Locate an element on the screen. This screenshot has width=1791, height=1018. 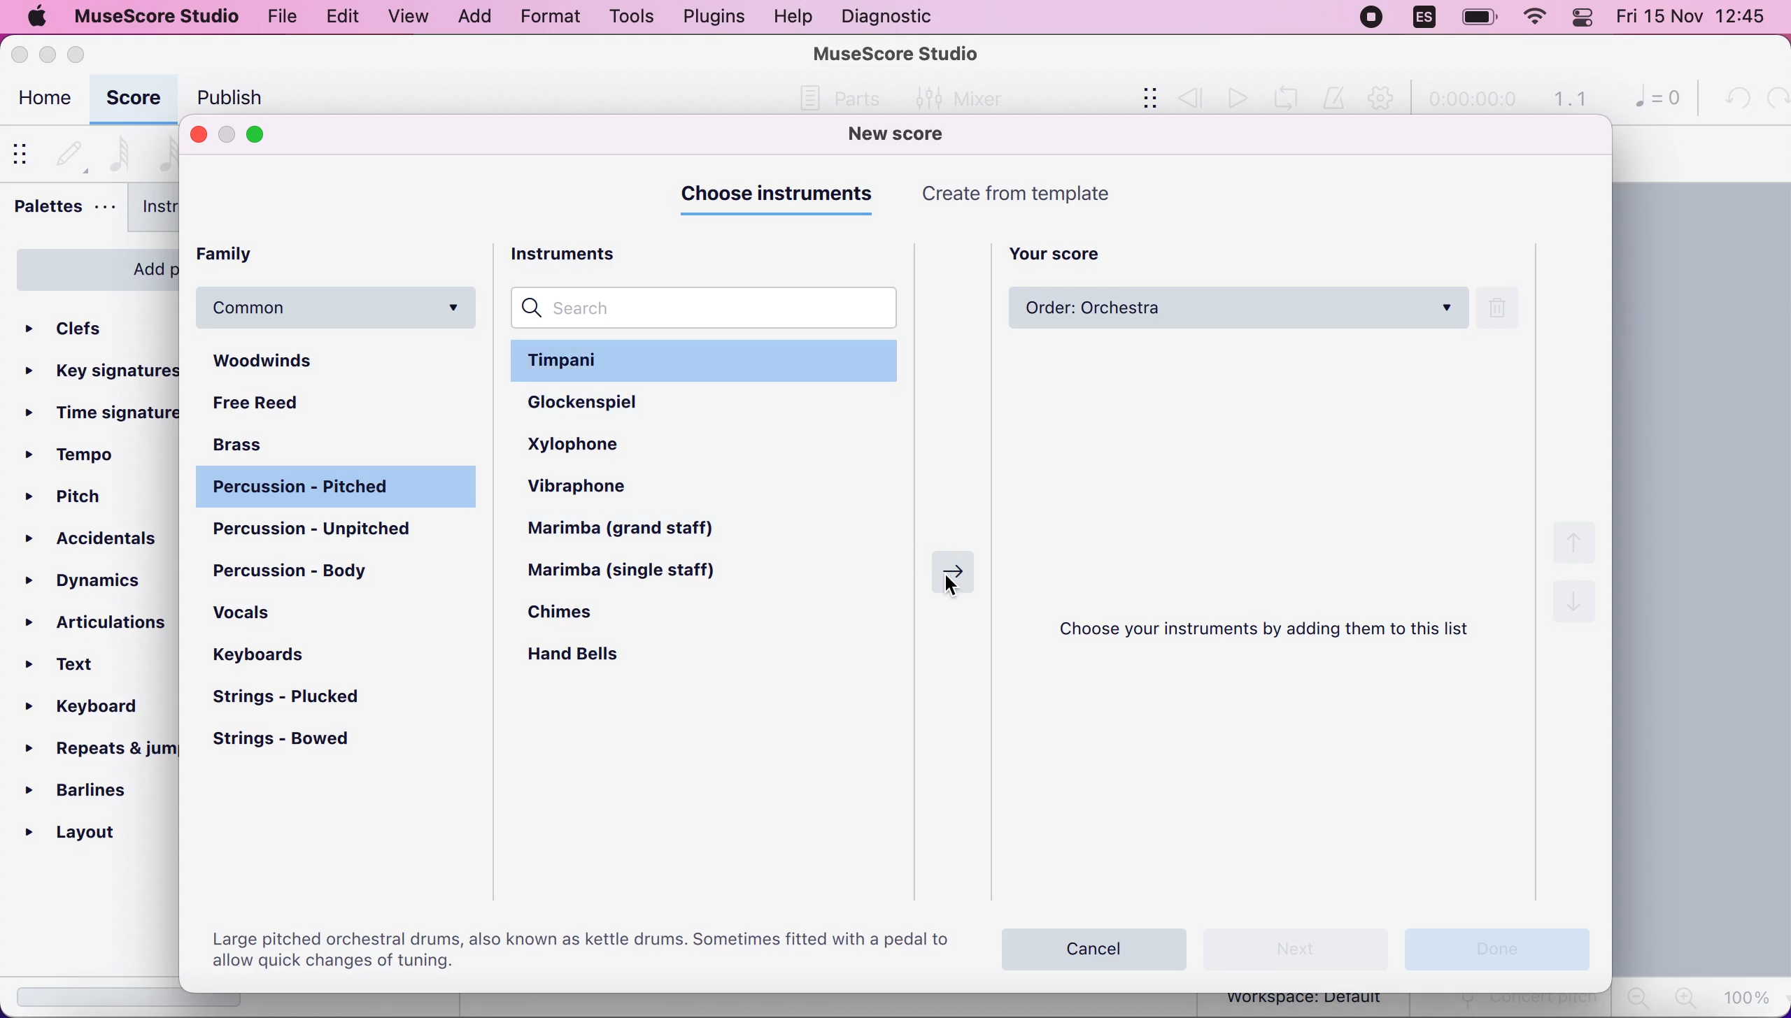
vocals is located at coordinates (263, 618).